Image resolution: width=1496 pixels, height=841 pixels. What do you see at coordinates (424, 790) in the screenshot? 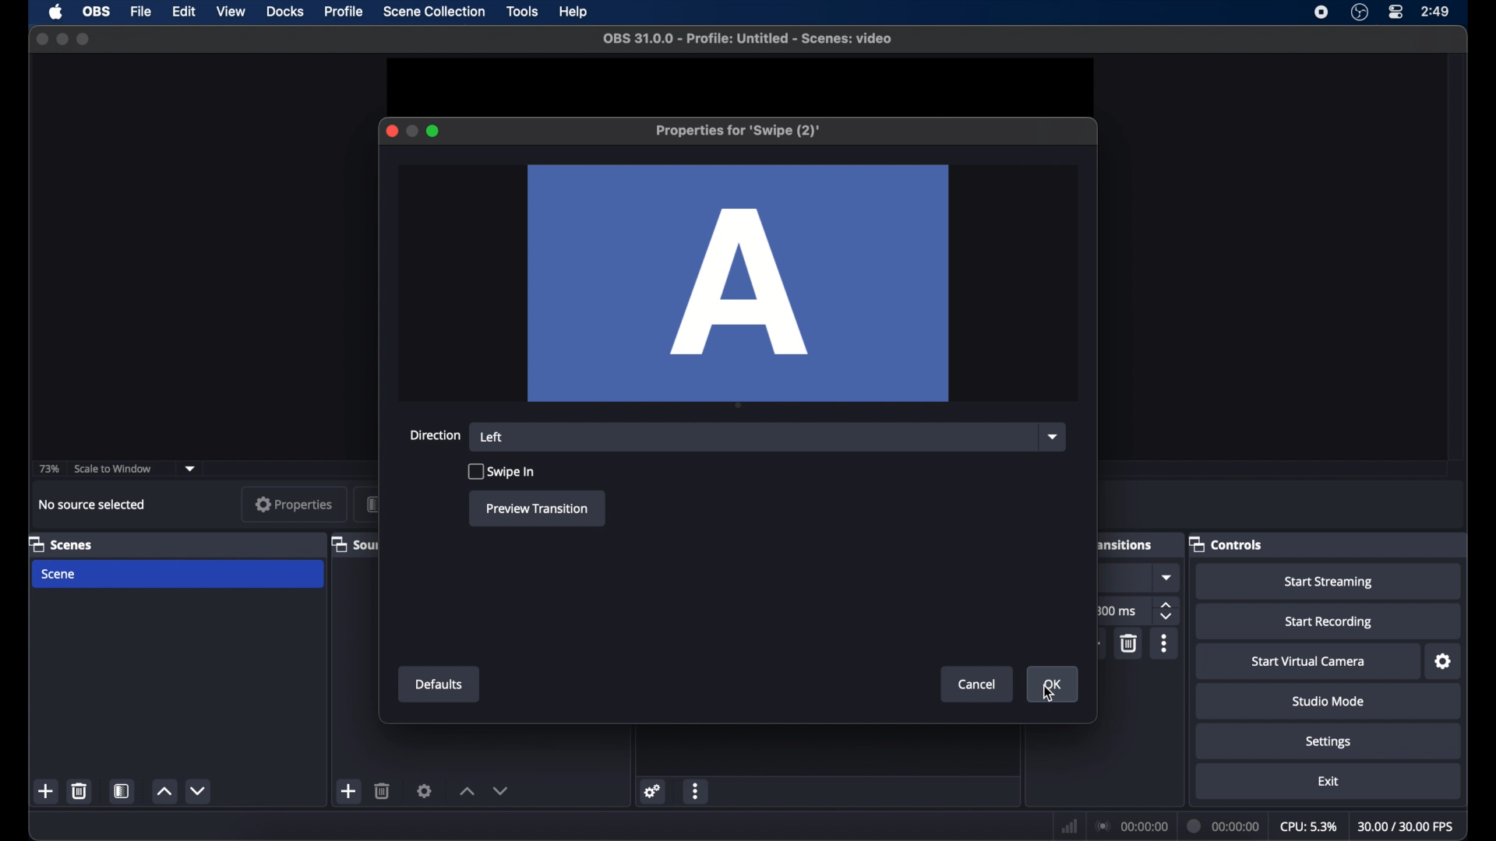
I see `settings` at bounding box center [424, 790].